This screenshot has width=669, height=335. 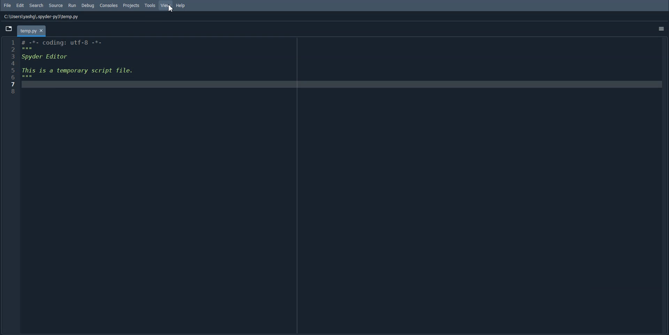 I want to click on File, so click(x=8, y=5).